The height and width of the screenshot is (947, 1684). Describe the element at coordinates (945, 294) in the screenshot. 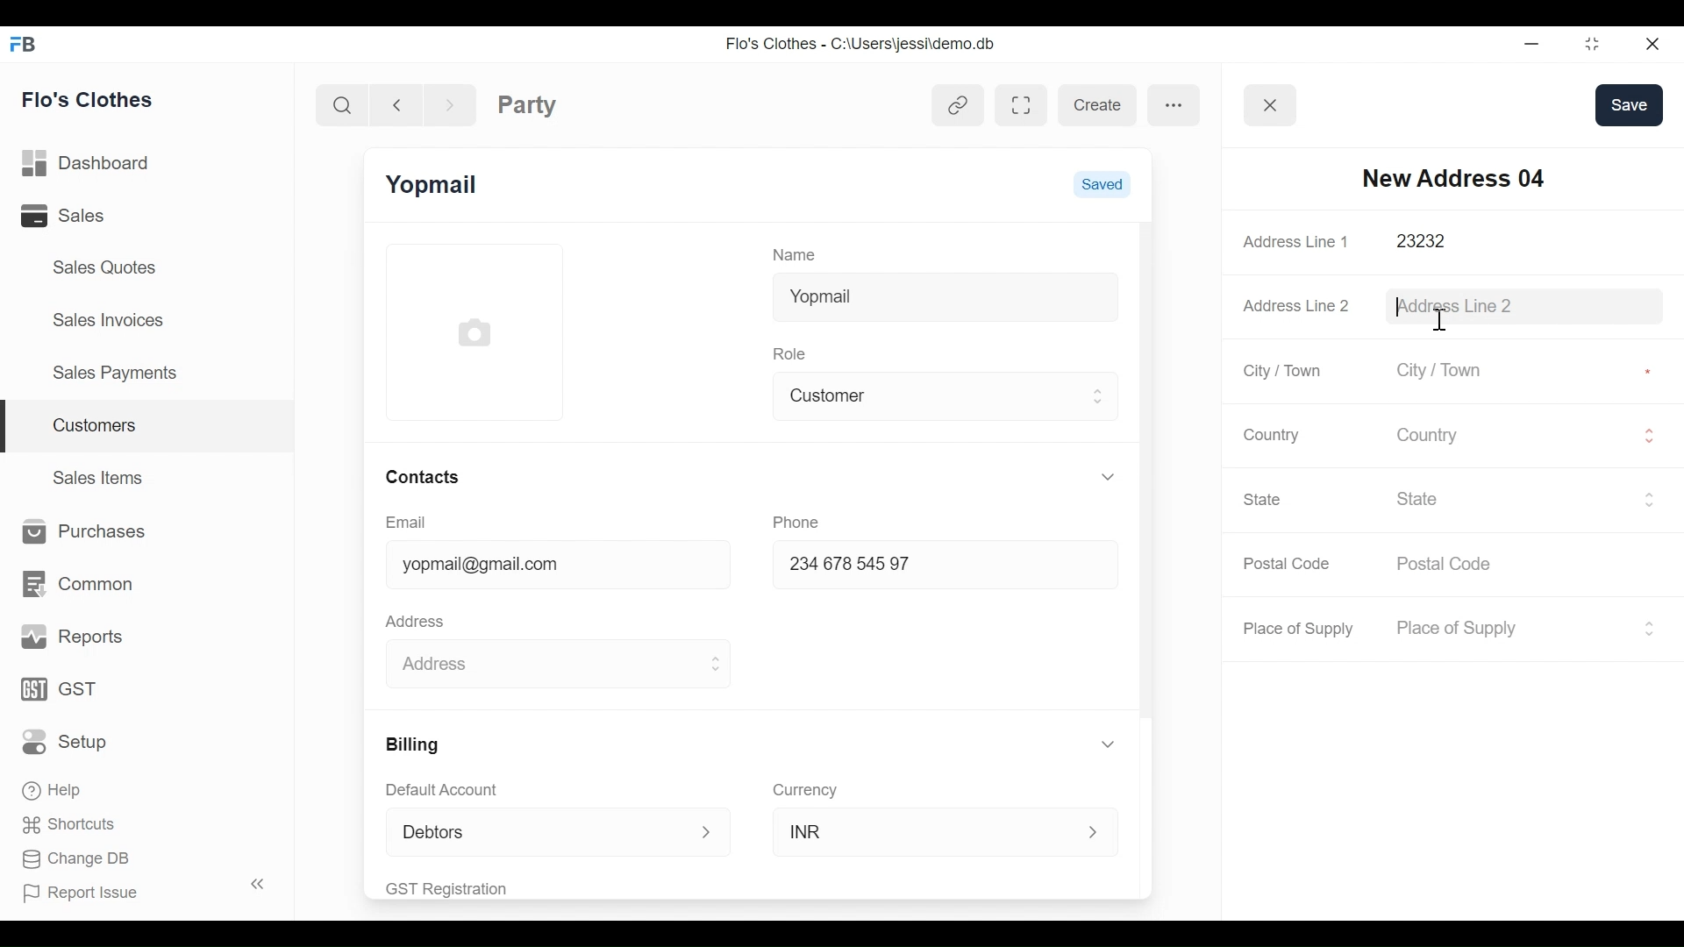

I see `Yopmail` at that location.